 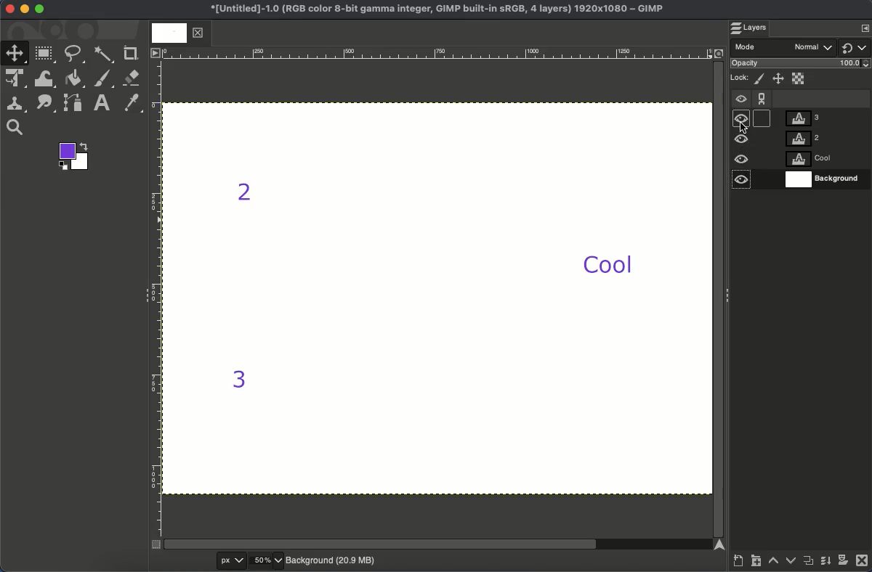 I want to click on Chain, so click(x=762, y=95).